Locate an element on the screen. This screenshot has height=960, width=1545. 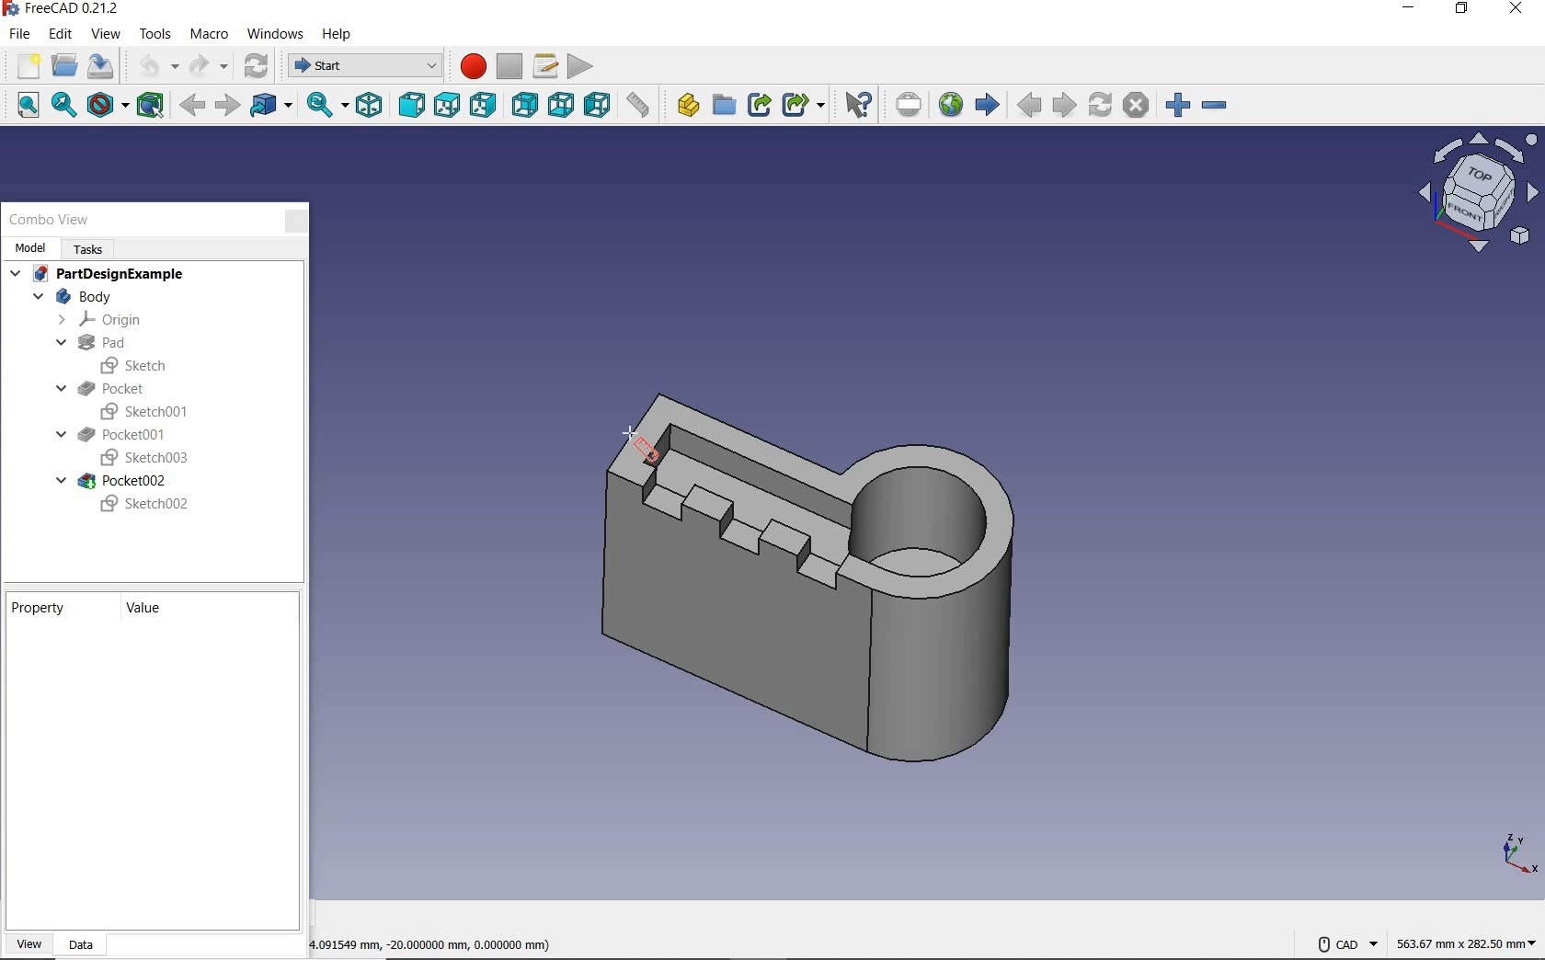
zoom in is located at coordinates (1178, 106).